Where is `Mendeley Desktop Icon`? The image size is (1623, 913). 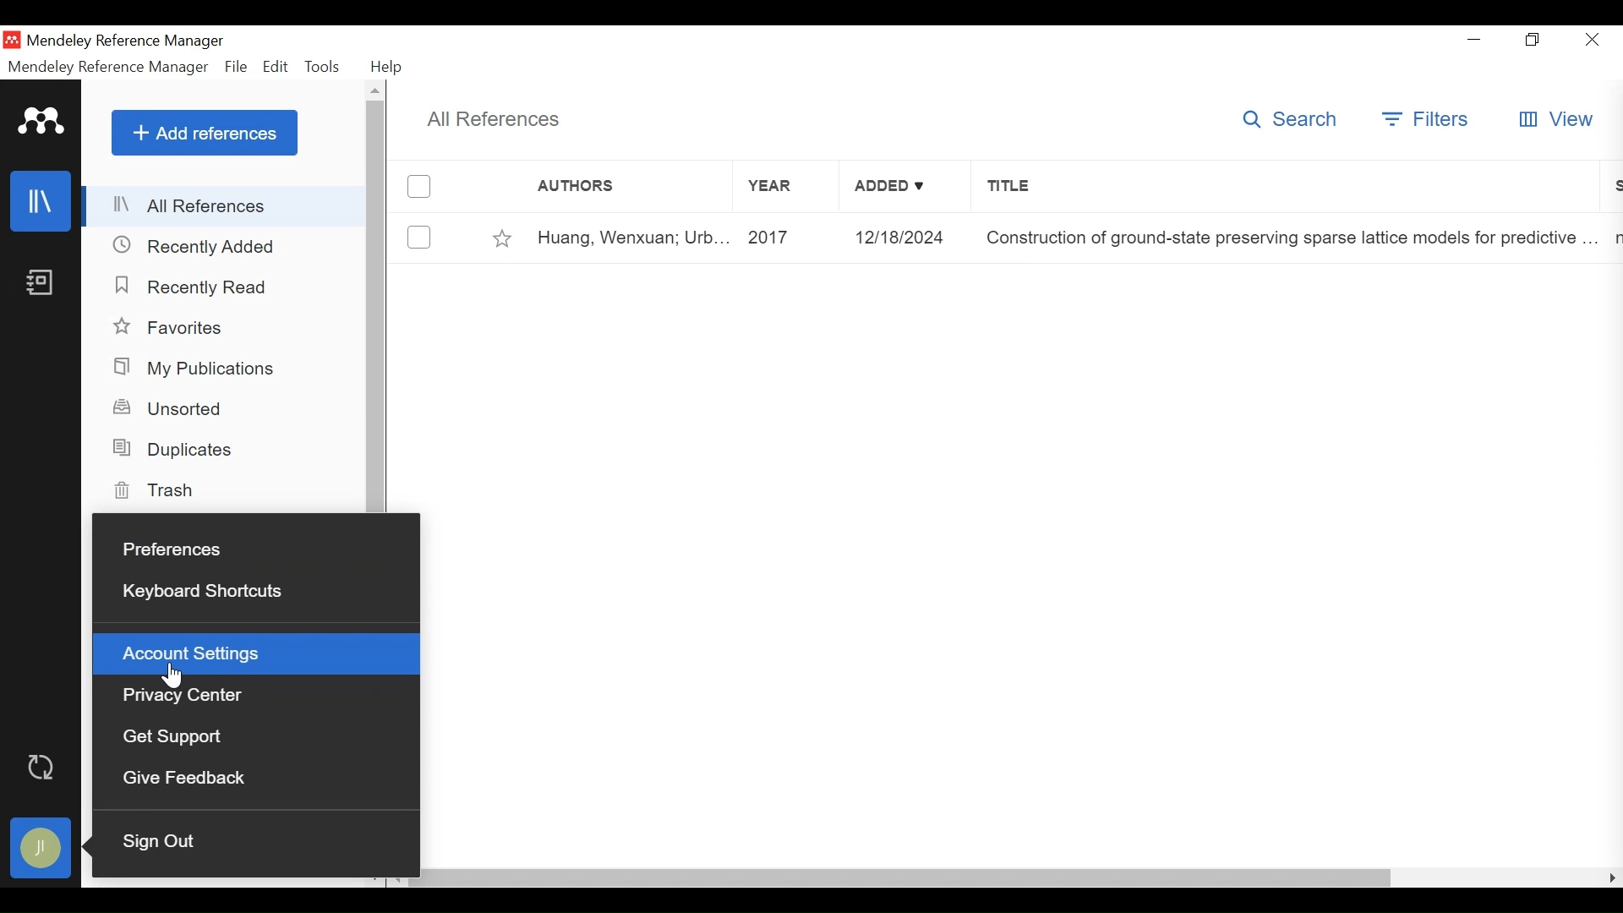 Mendeley Desktop Icon is located at coordinates (13, 39).